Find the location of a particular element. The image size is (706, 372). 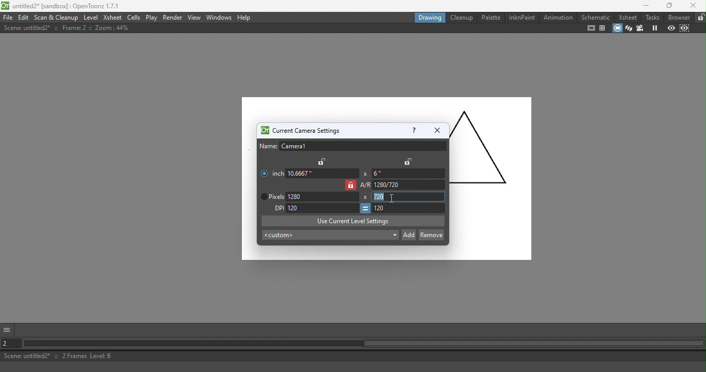

Force squared pixel is located at coordinates (365, 208).